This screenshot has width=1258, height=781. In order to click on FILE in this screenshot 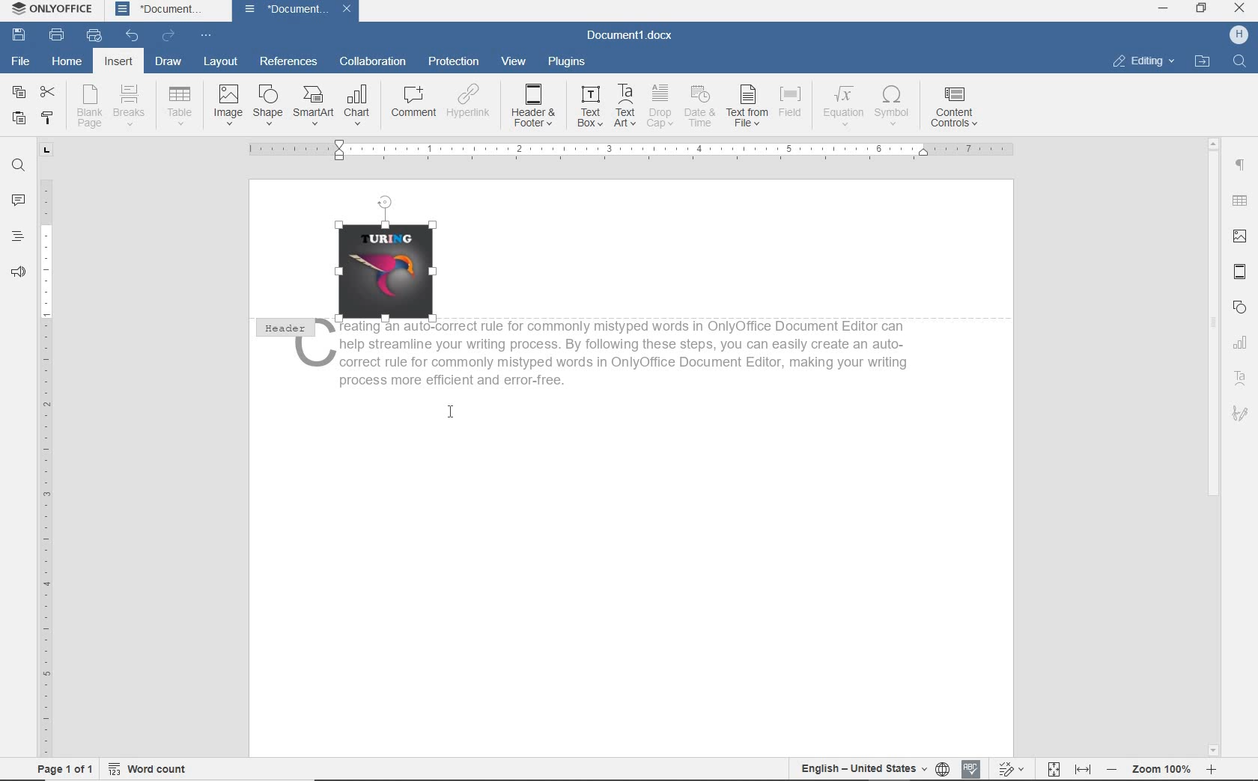, I will do `click(19, 61)`.